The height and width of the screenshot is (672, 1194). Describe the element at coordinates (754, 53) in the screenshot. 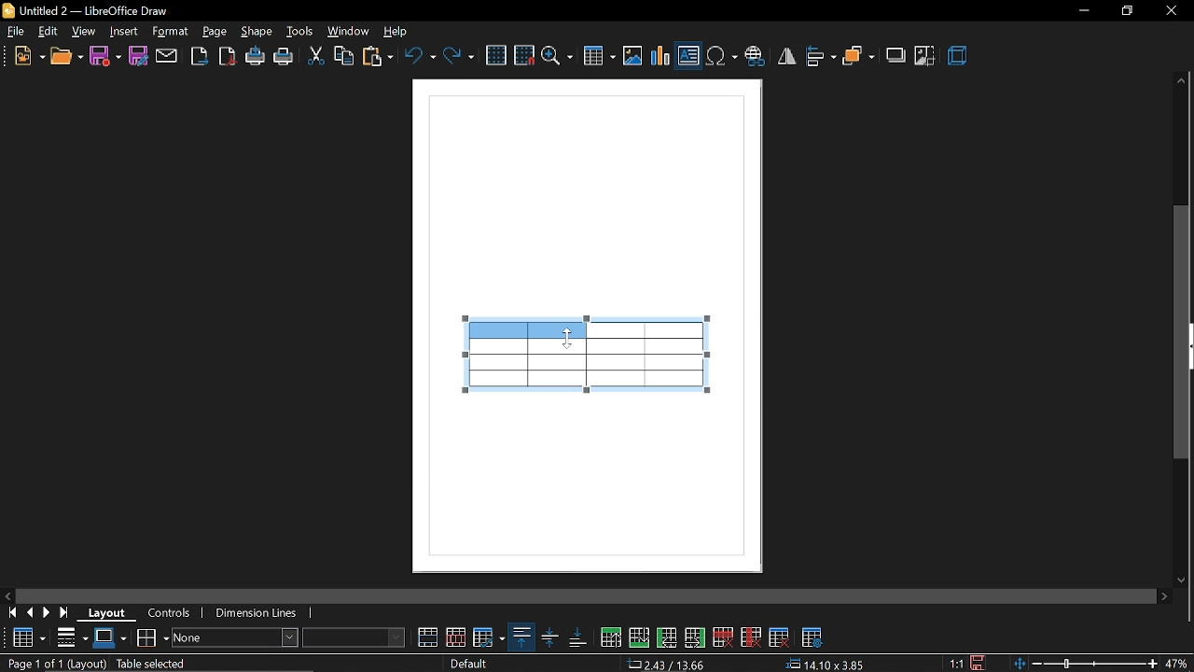

I see `insert hyperlink` at that location.